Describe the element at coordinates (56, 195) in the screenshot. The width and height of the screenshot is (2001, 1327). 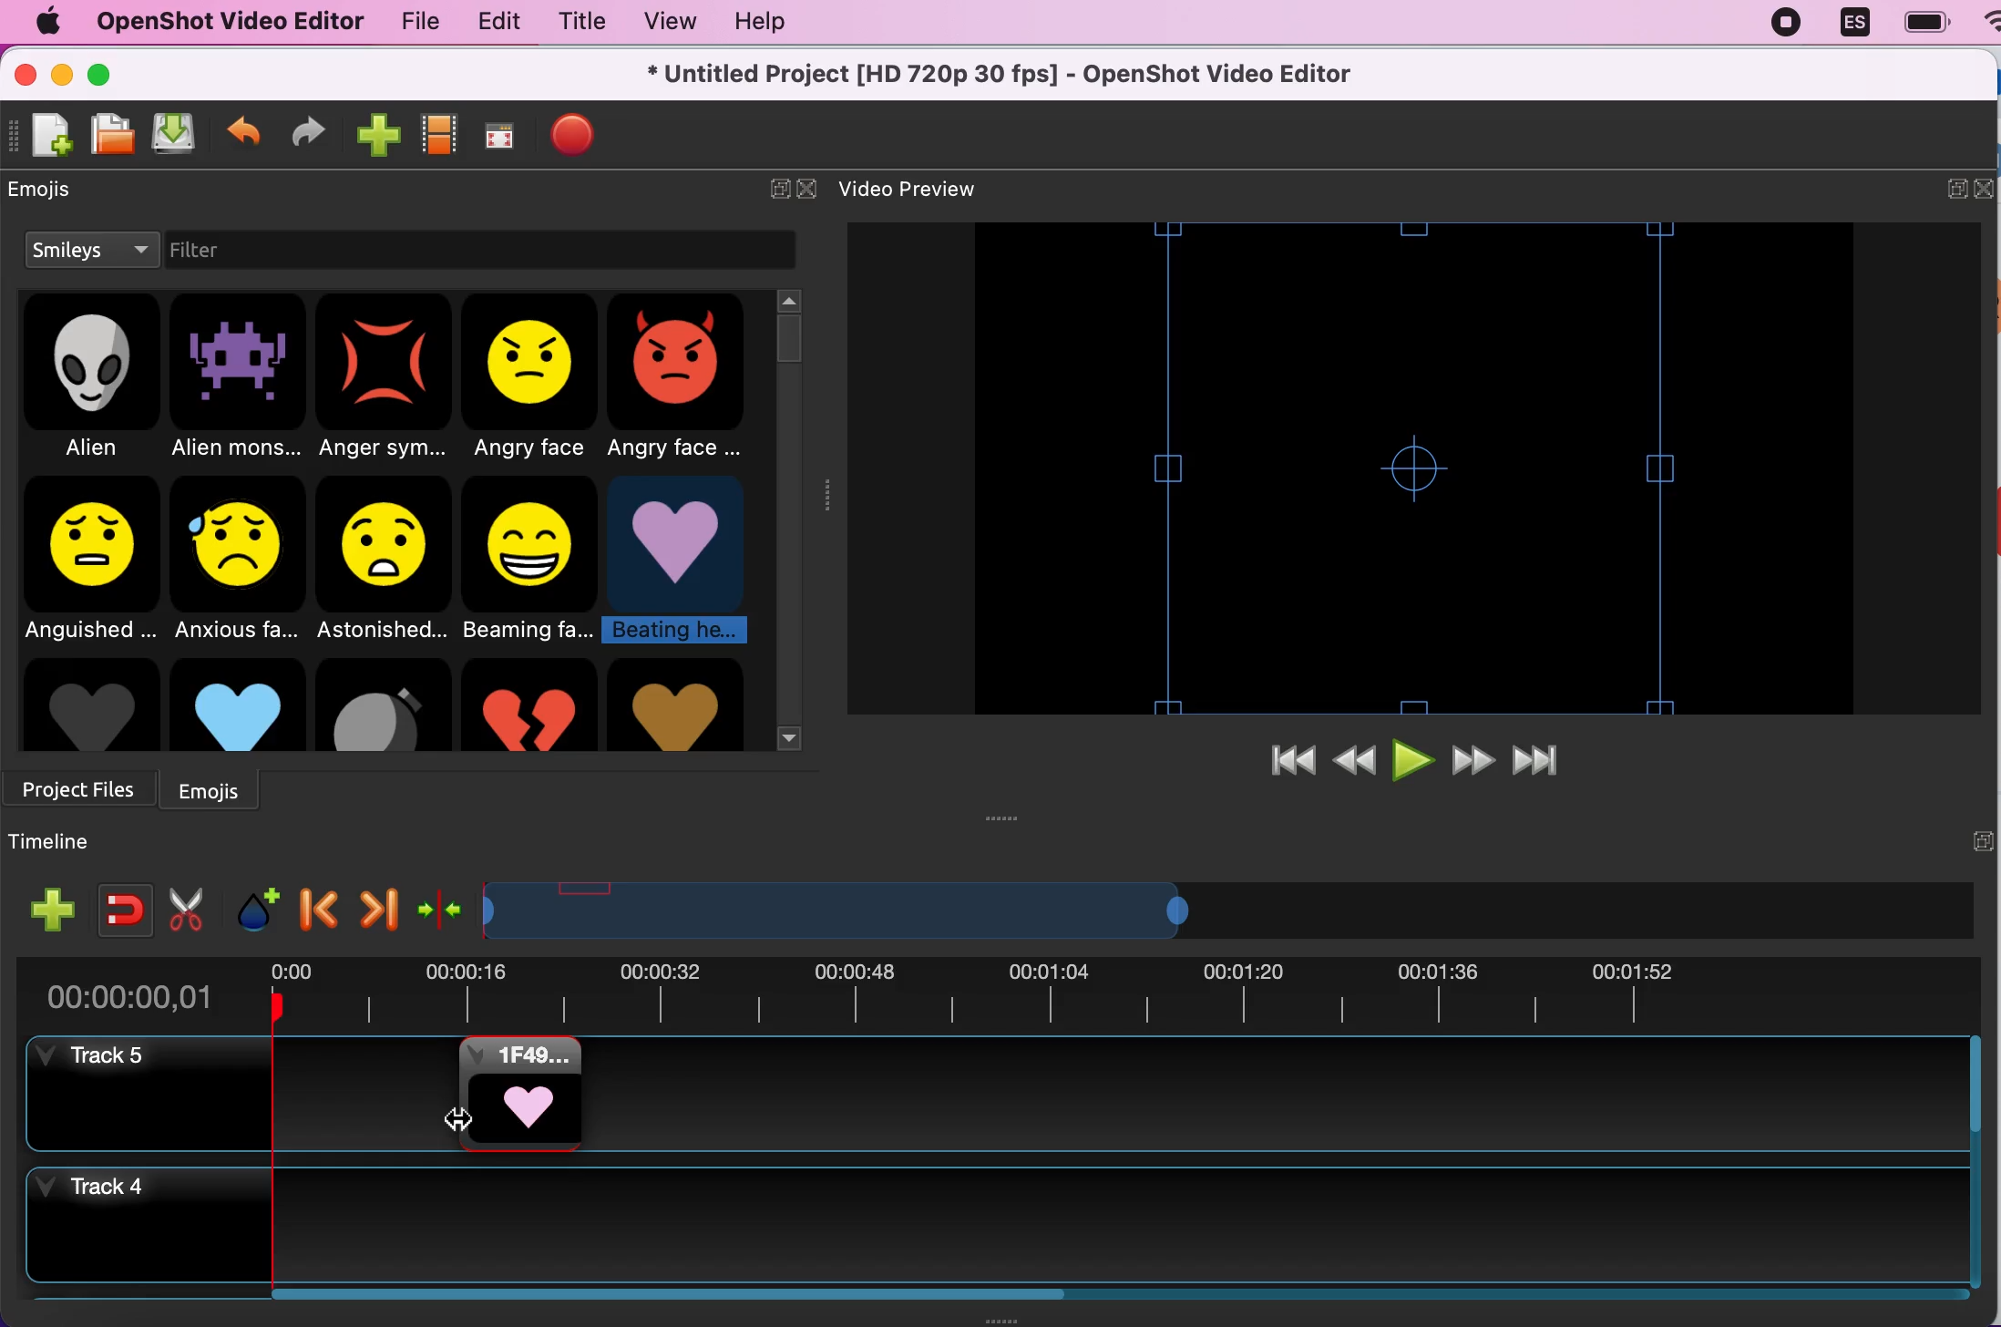
I see `emojis` at that location.